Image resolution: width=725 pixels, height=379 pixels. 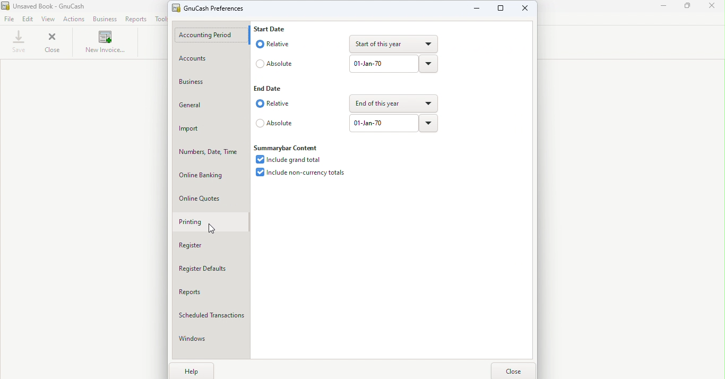 I want to click on Start of this year, so click(x=395, y=44).